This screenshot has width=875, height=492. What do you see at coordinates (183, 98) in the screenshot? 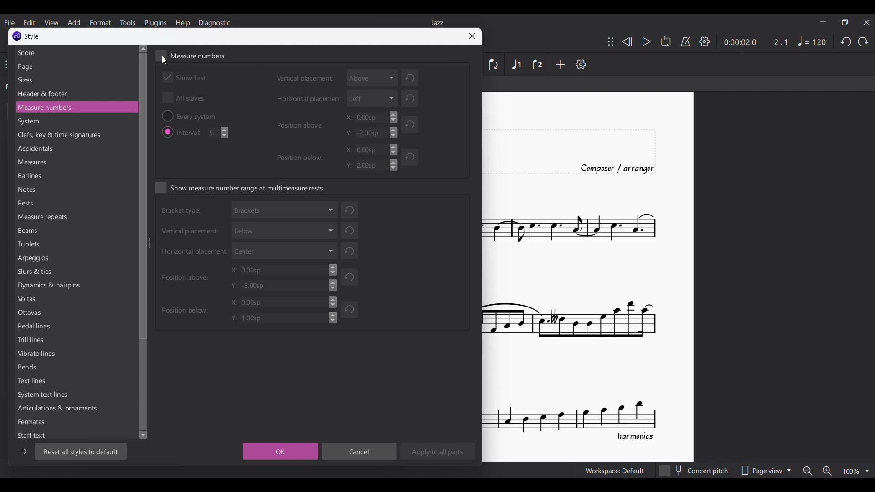
I see `Toggle all staves` at bounding box center [183, 98].